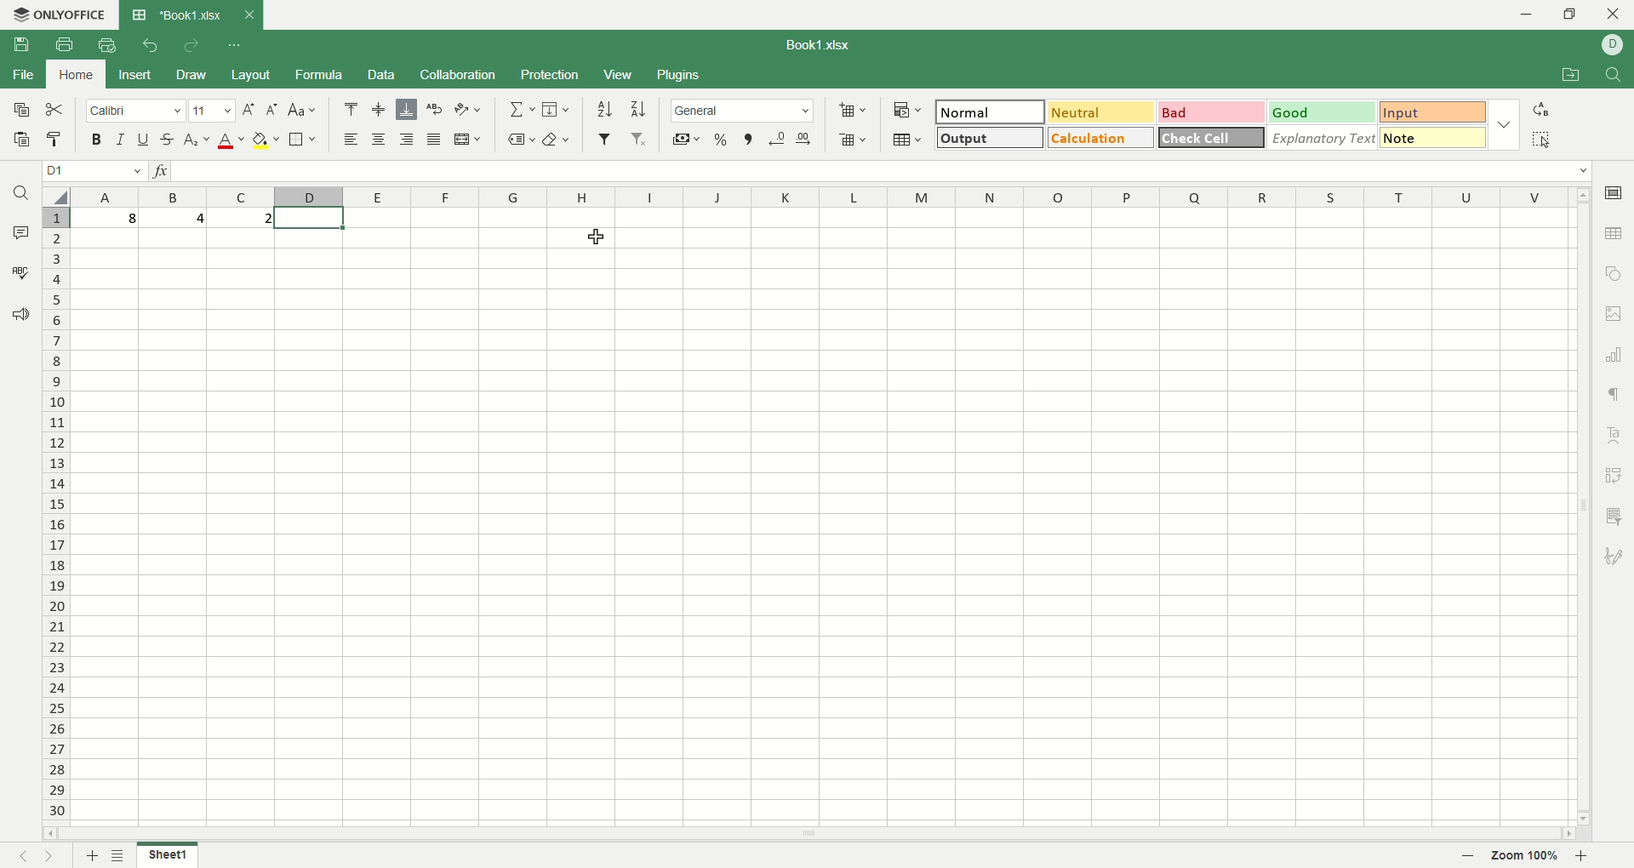  I want to click on input, so click(1432, 111).